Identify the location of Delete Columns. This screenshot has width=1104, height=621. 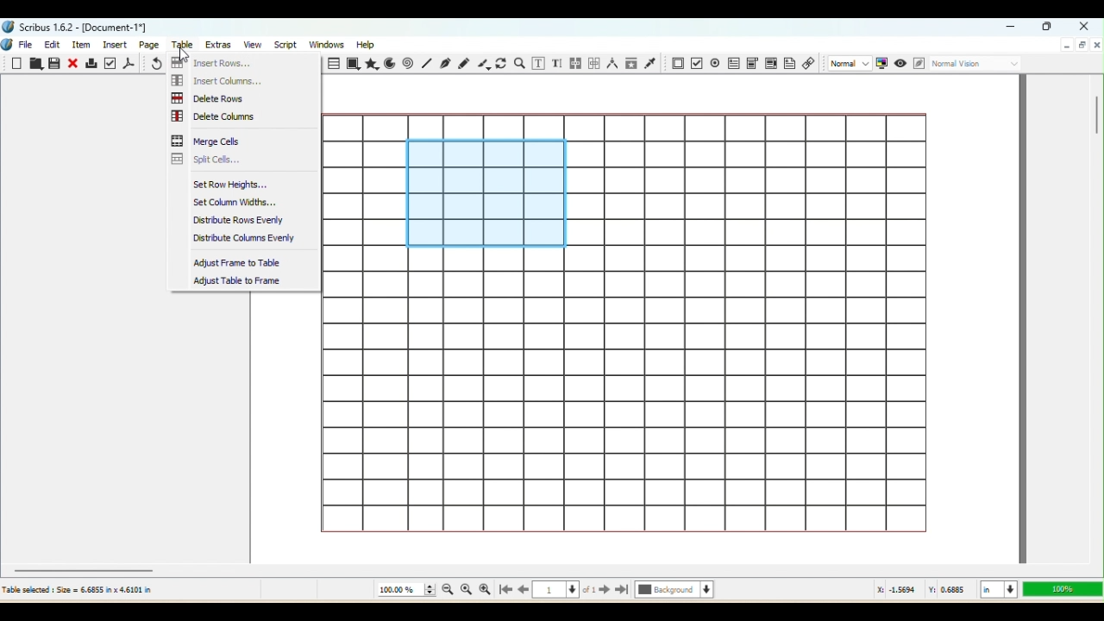
(222, 115).